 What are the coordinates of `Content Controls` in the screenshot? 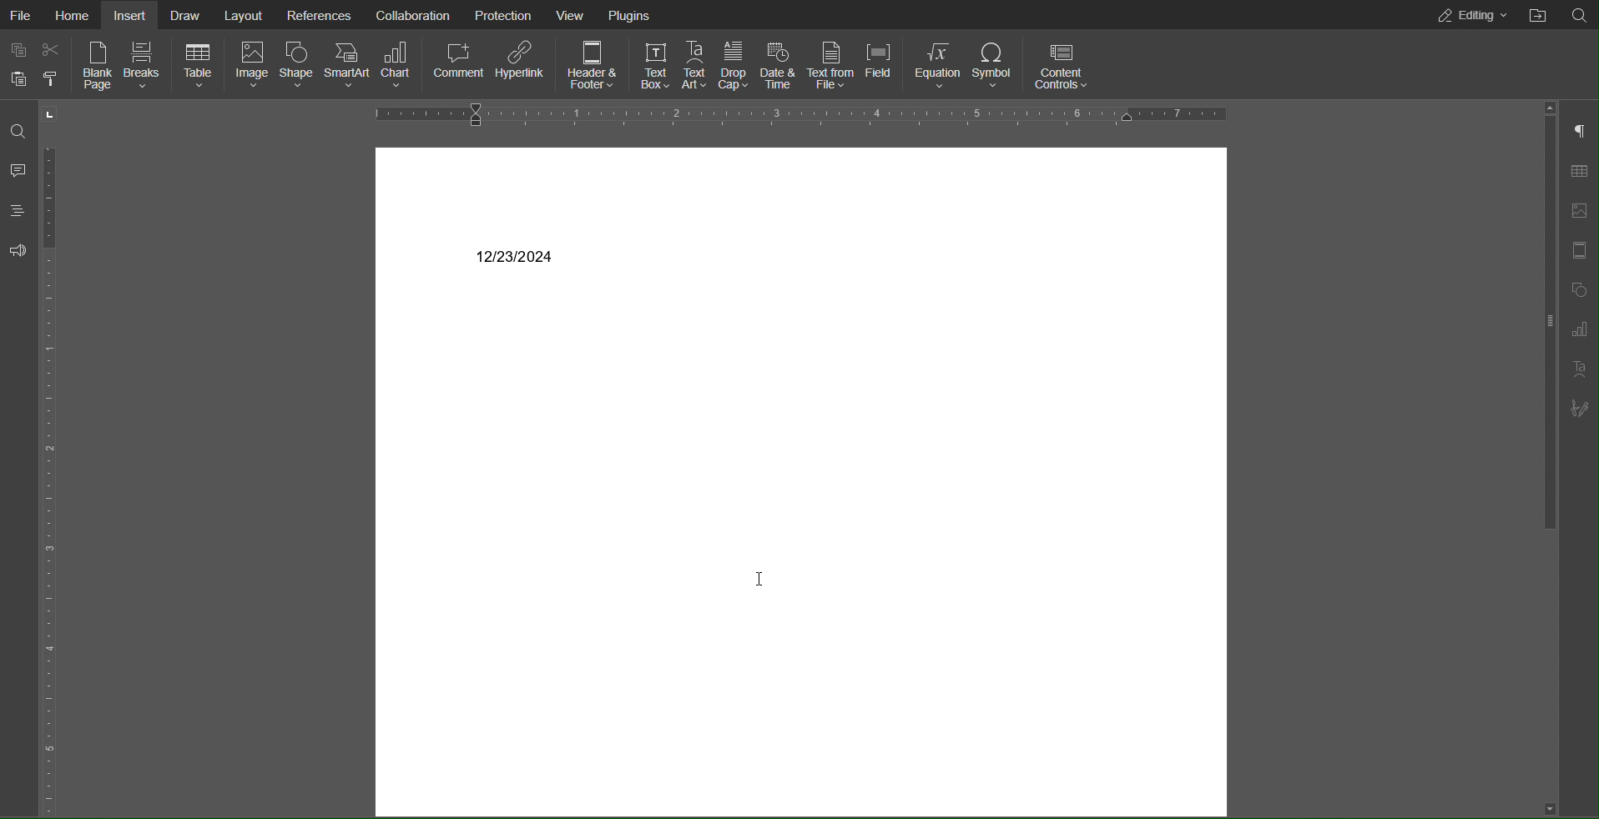 It's located at (1061, 67).